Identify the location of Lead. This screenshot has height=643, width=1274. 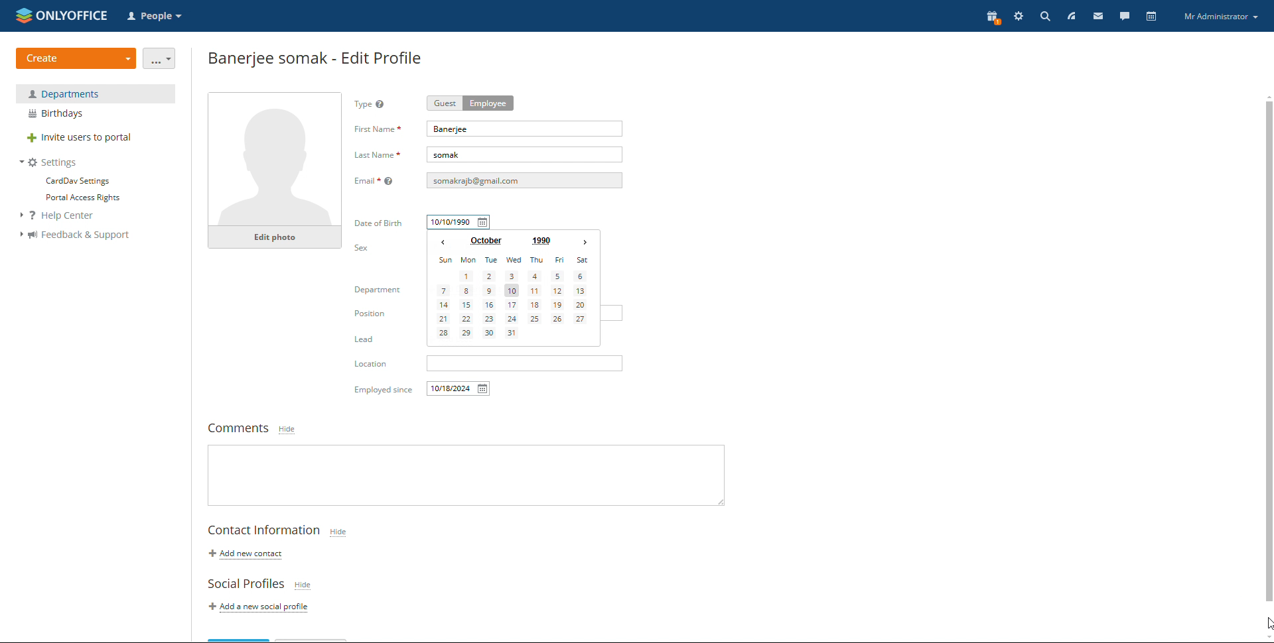
(364, 340).